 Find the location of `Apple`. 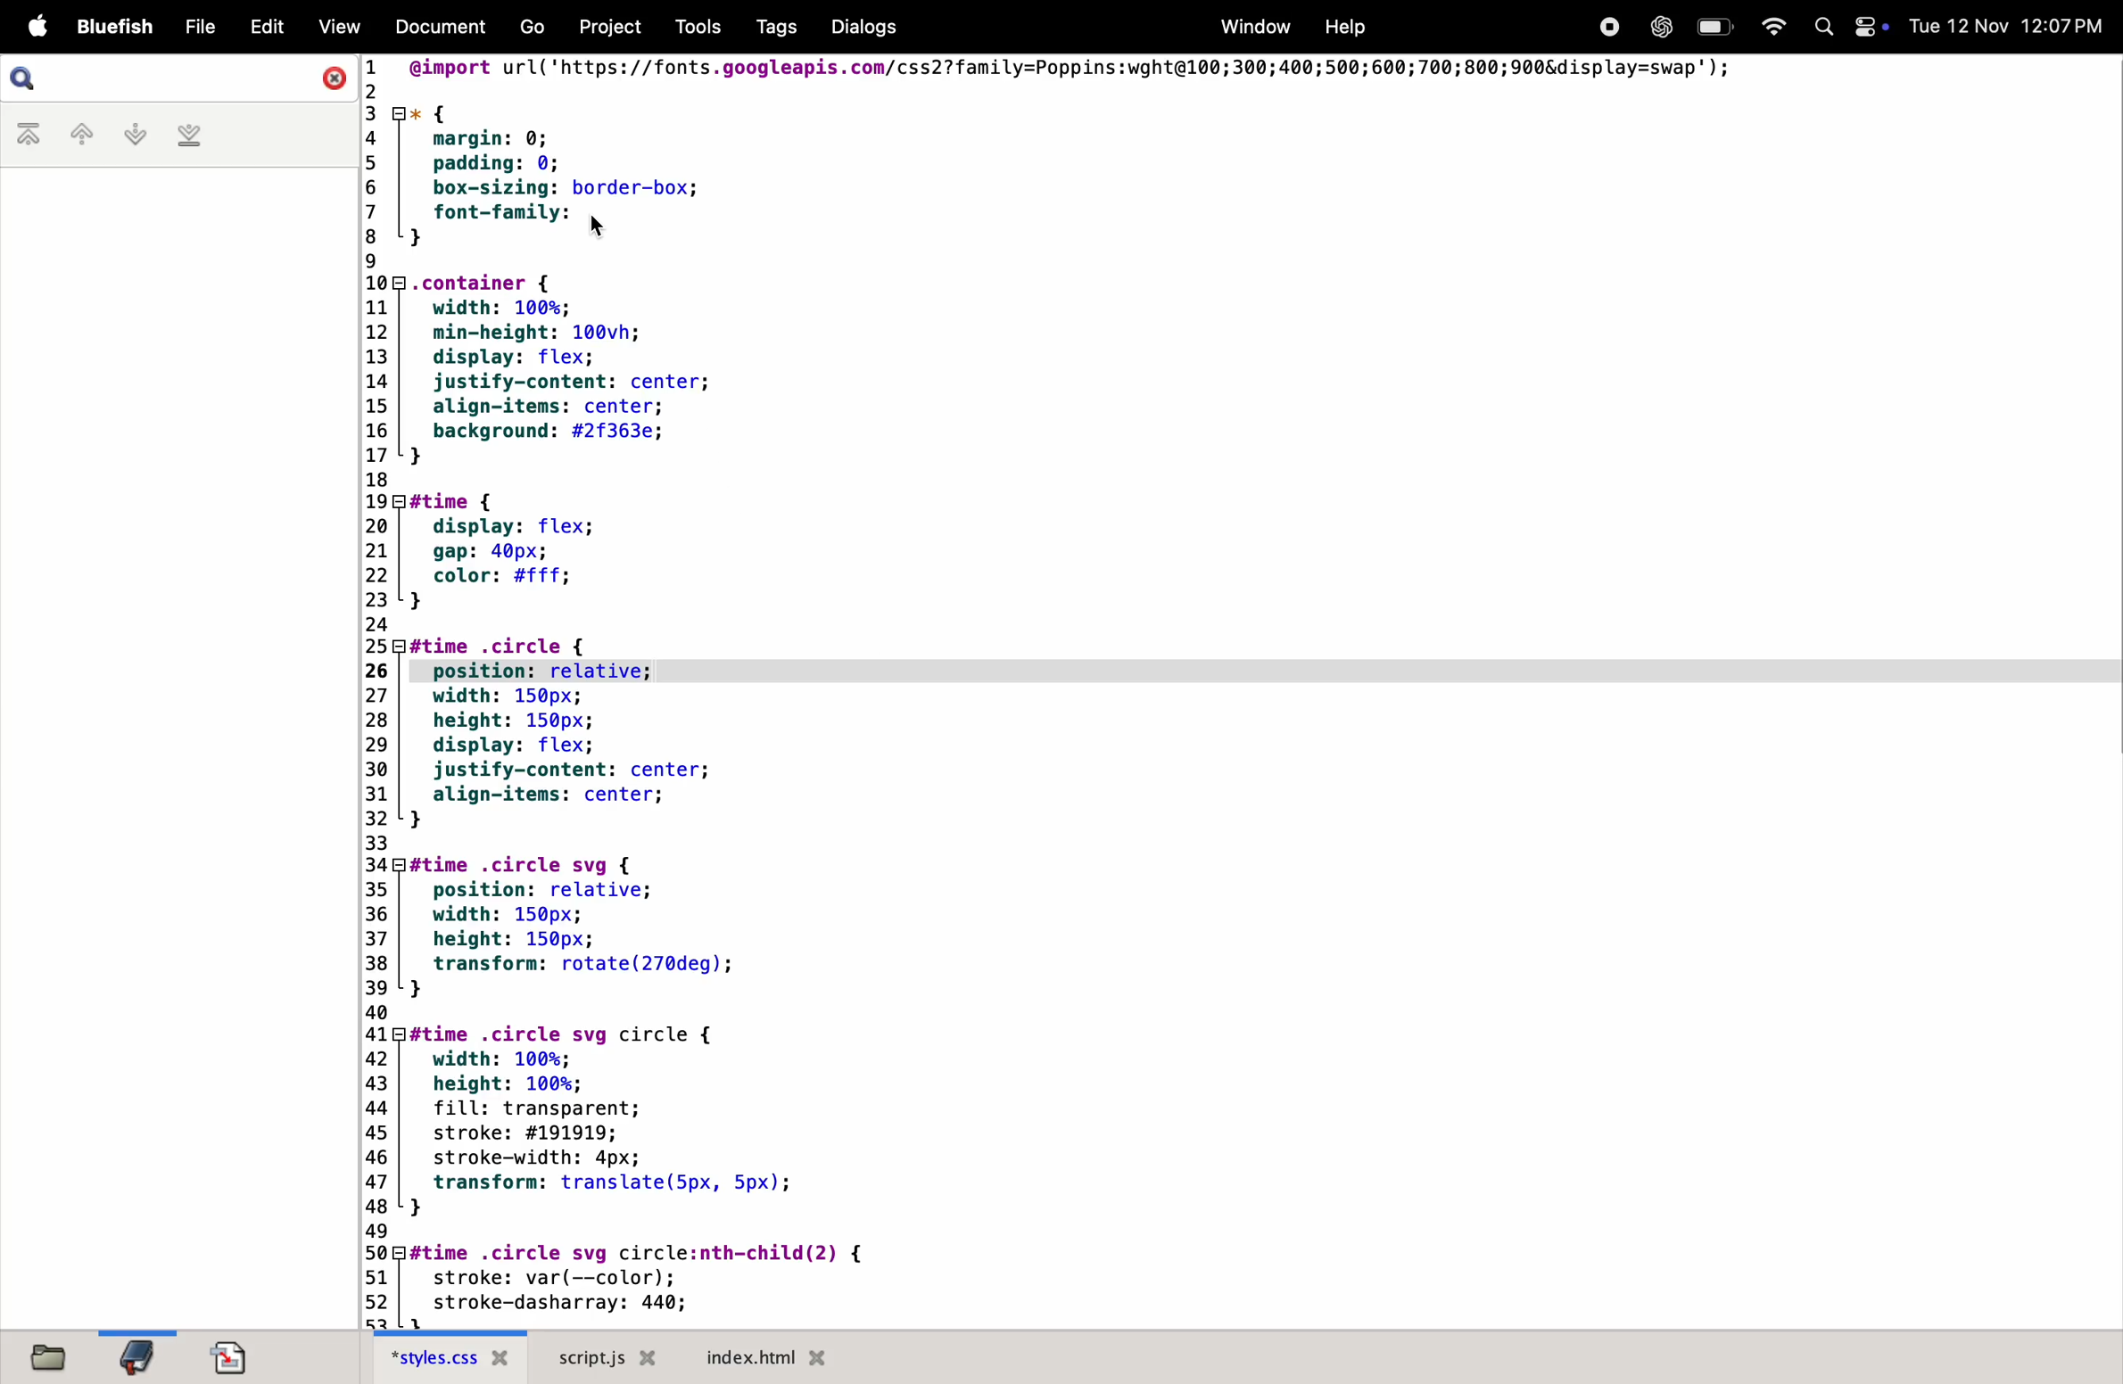

Apple is located at coordinates (37, 27).